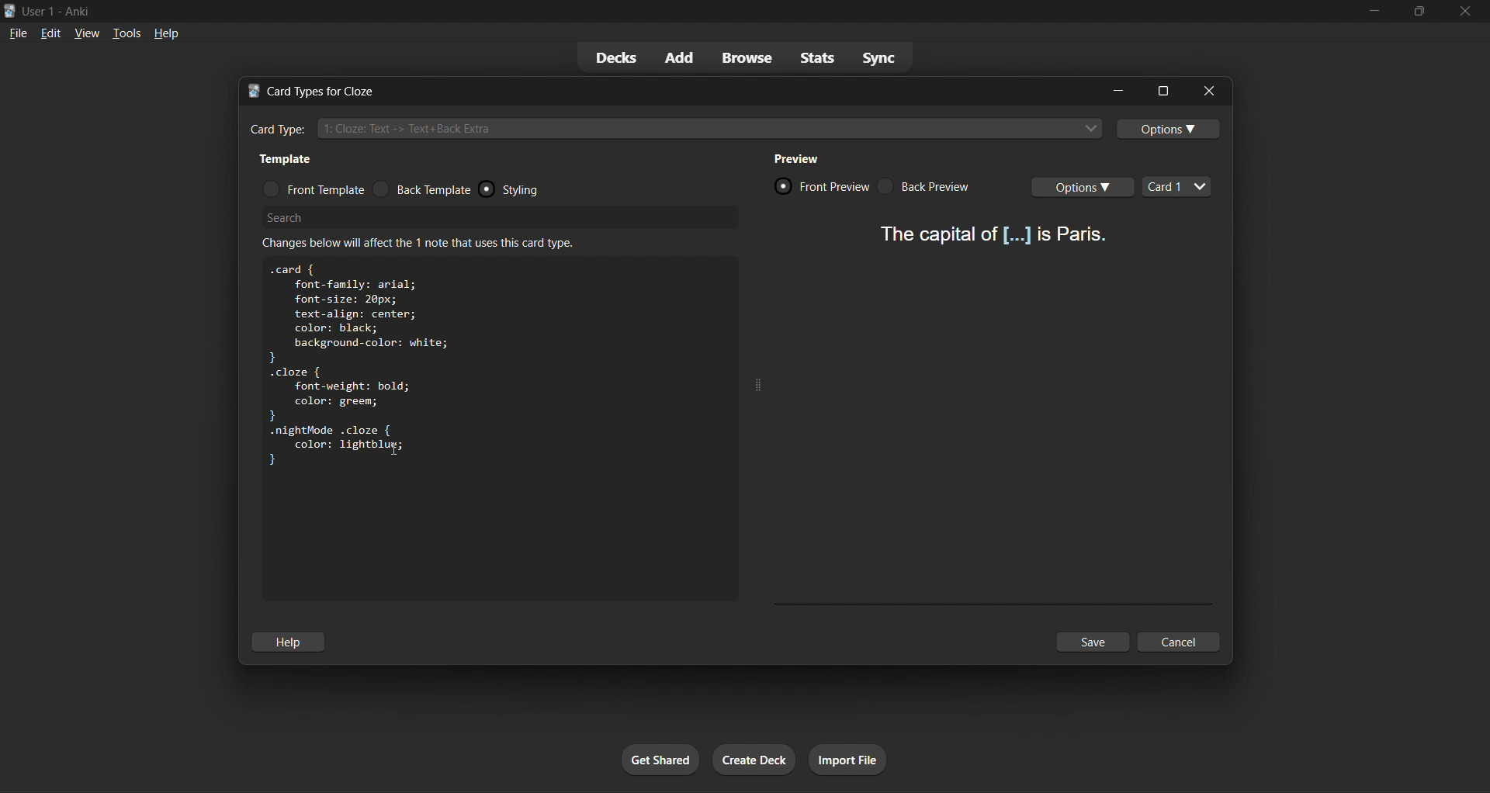  What do you see at coordinates (289, 642) in the screenshot?
I see `help` at bounding box center [289, 642].